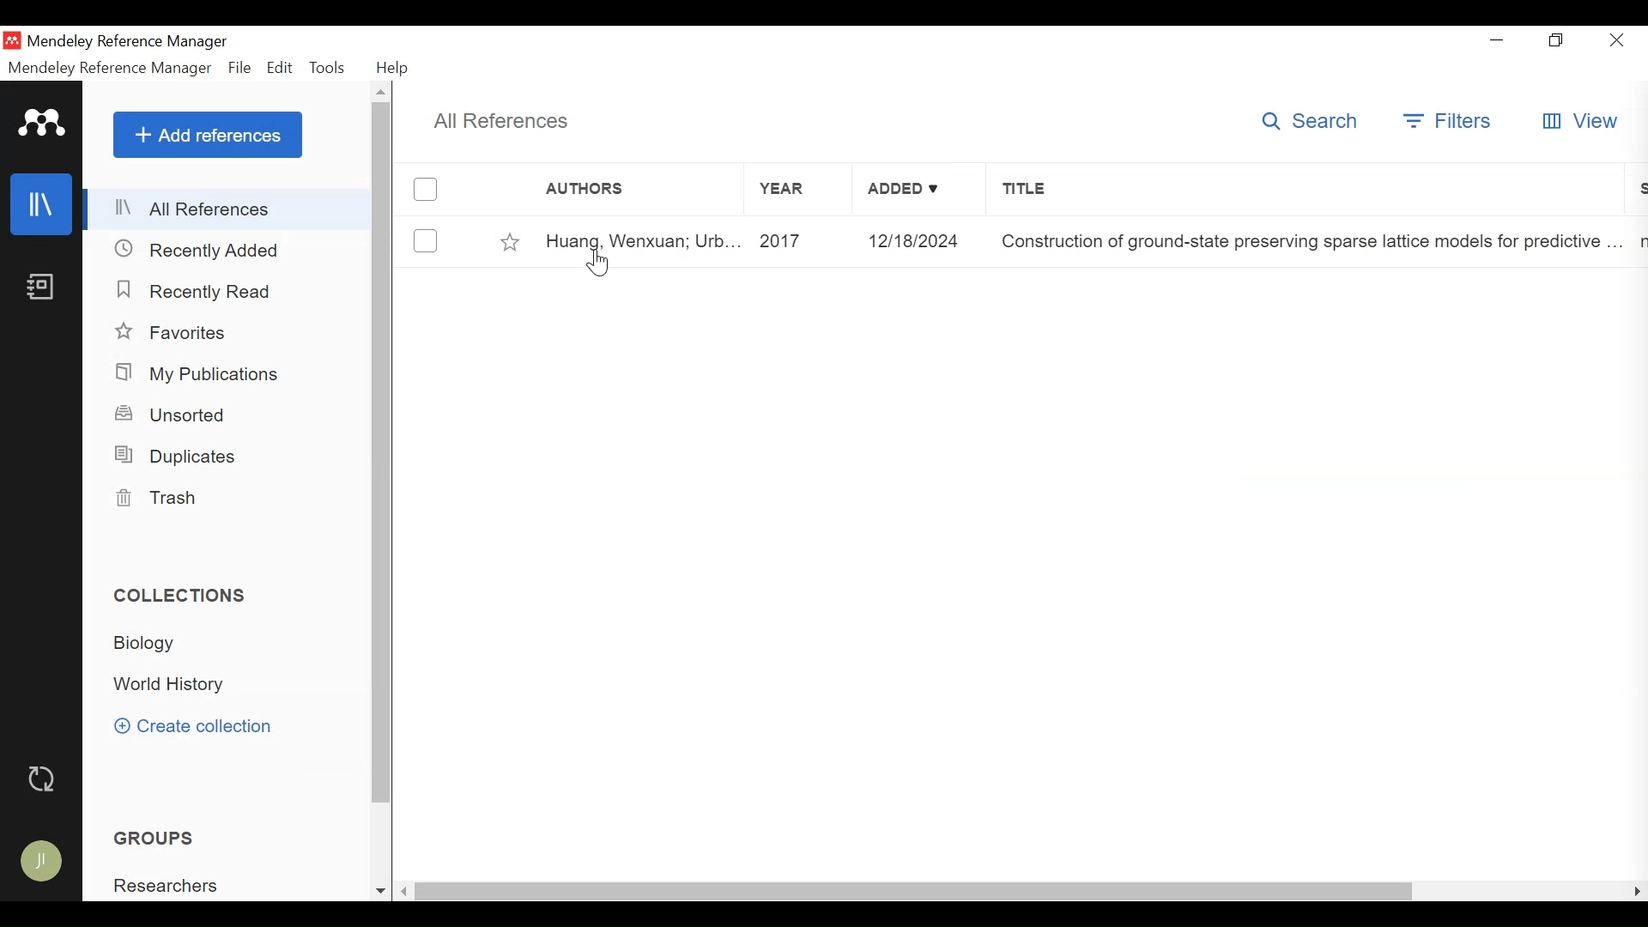  What do you see at coordinates (199, 373) in the screenshot?
I see `My Publications` at bounding box center [199, 373].